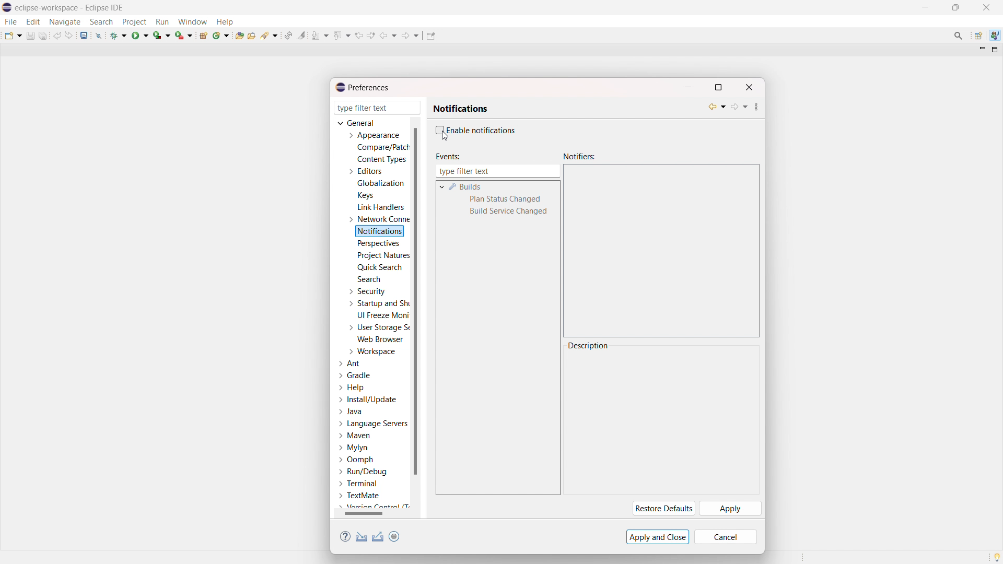  I want to click on maximize, so click(955, 8).